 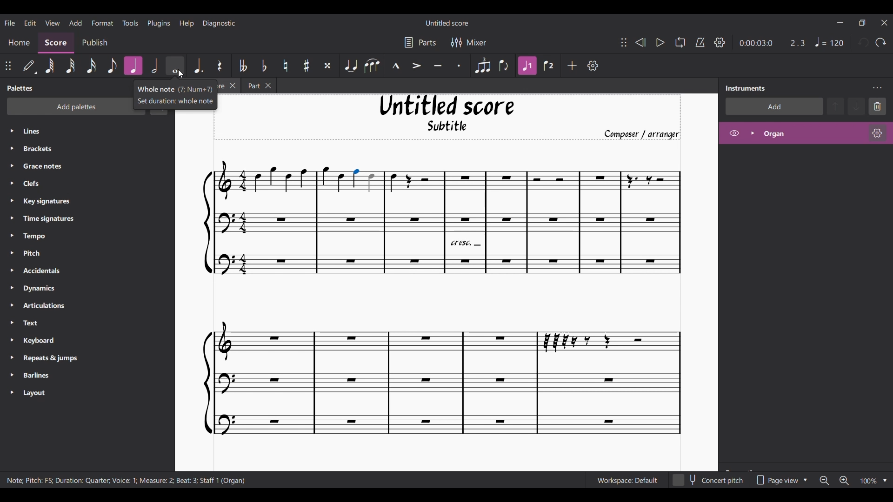 What do you see at coordinates (482, 66) in the screenshot?
I see `Tuplet` at bounding box center [482, 66].